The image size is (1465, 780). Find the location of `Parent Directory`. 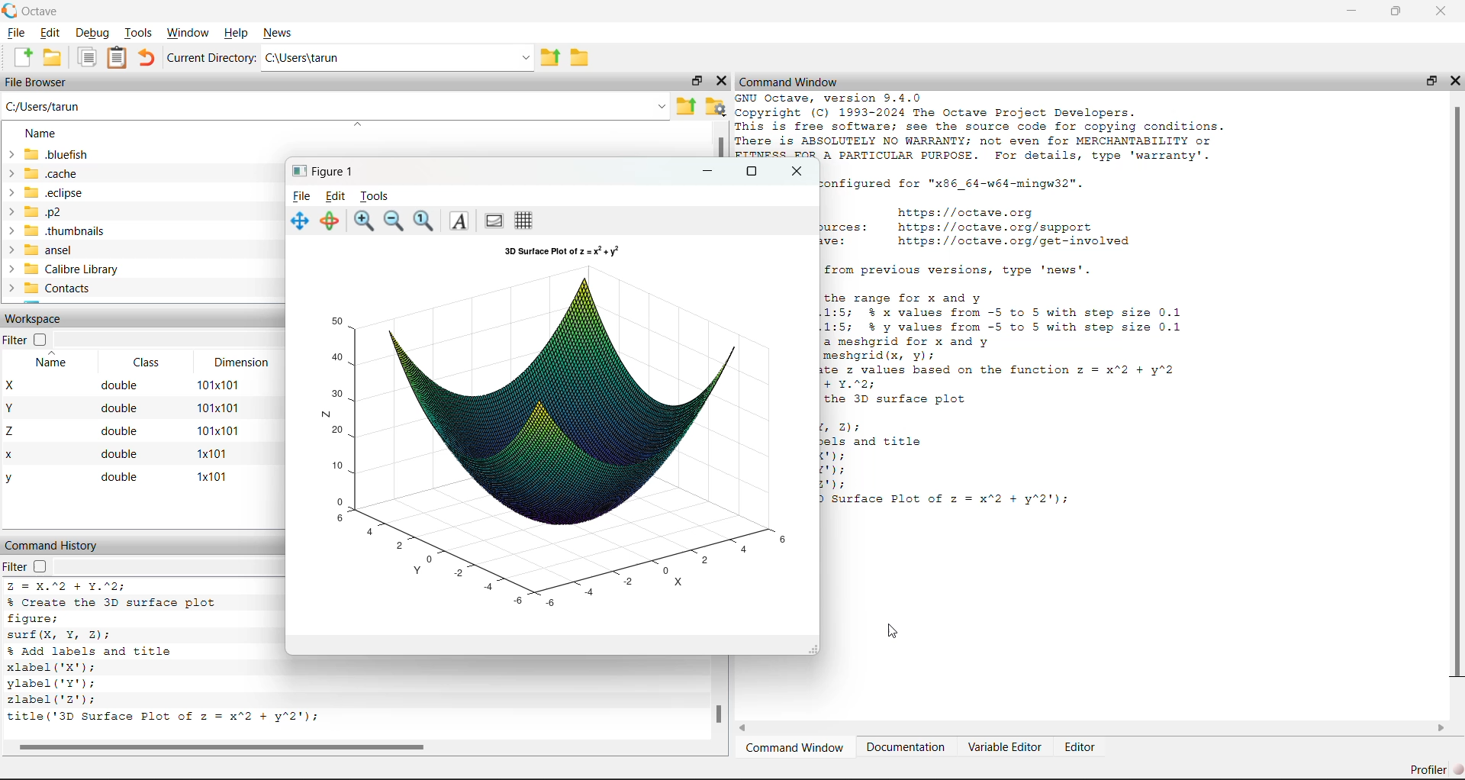

Parent Directory is located at coordinates (687, 106).